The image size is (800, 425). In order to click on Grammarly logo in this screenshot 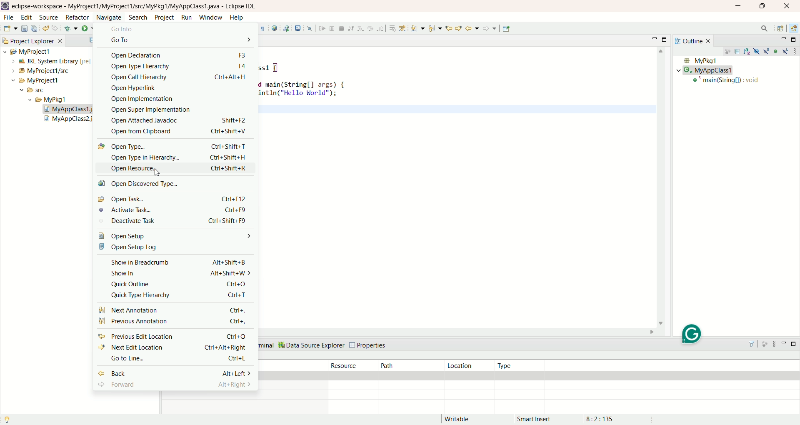, I will do `click(692, 333)`.